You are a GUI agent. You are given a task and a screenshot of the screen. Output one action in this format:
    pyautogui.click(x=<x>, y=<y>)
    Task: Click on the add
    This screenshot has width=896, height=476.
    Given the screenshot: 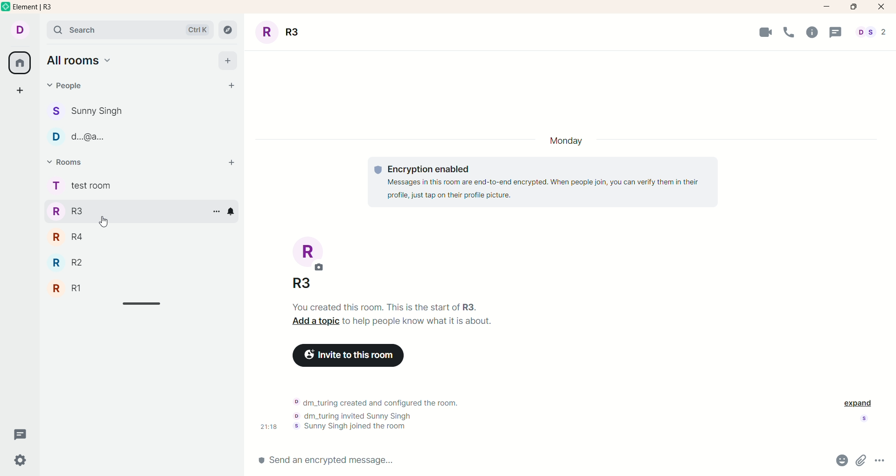 What is the action you would take?
    pyautogui.click(x=229, y=62)
    